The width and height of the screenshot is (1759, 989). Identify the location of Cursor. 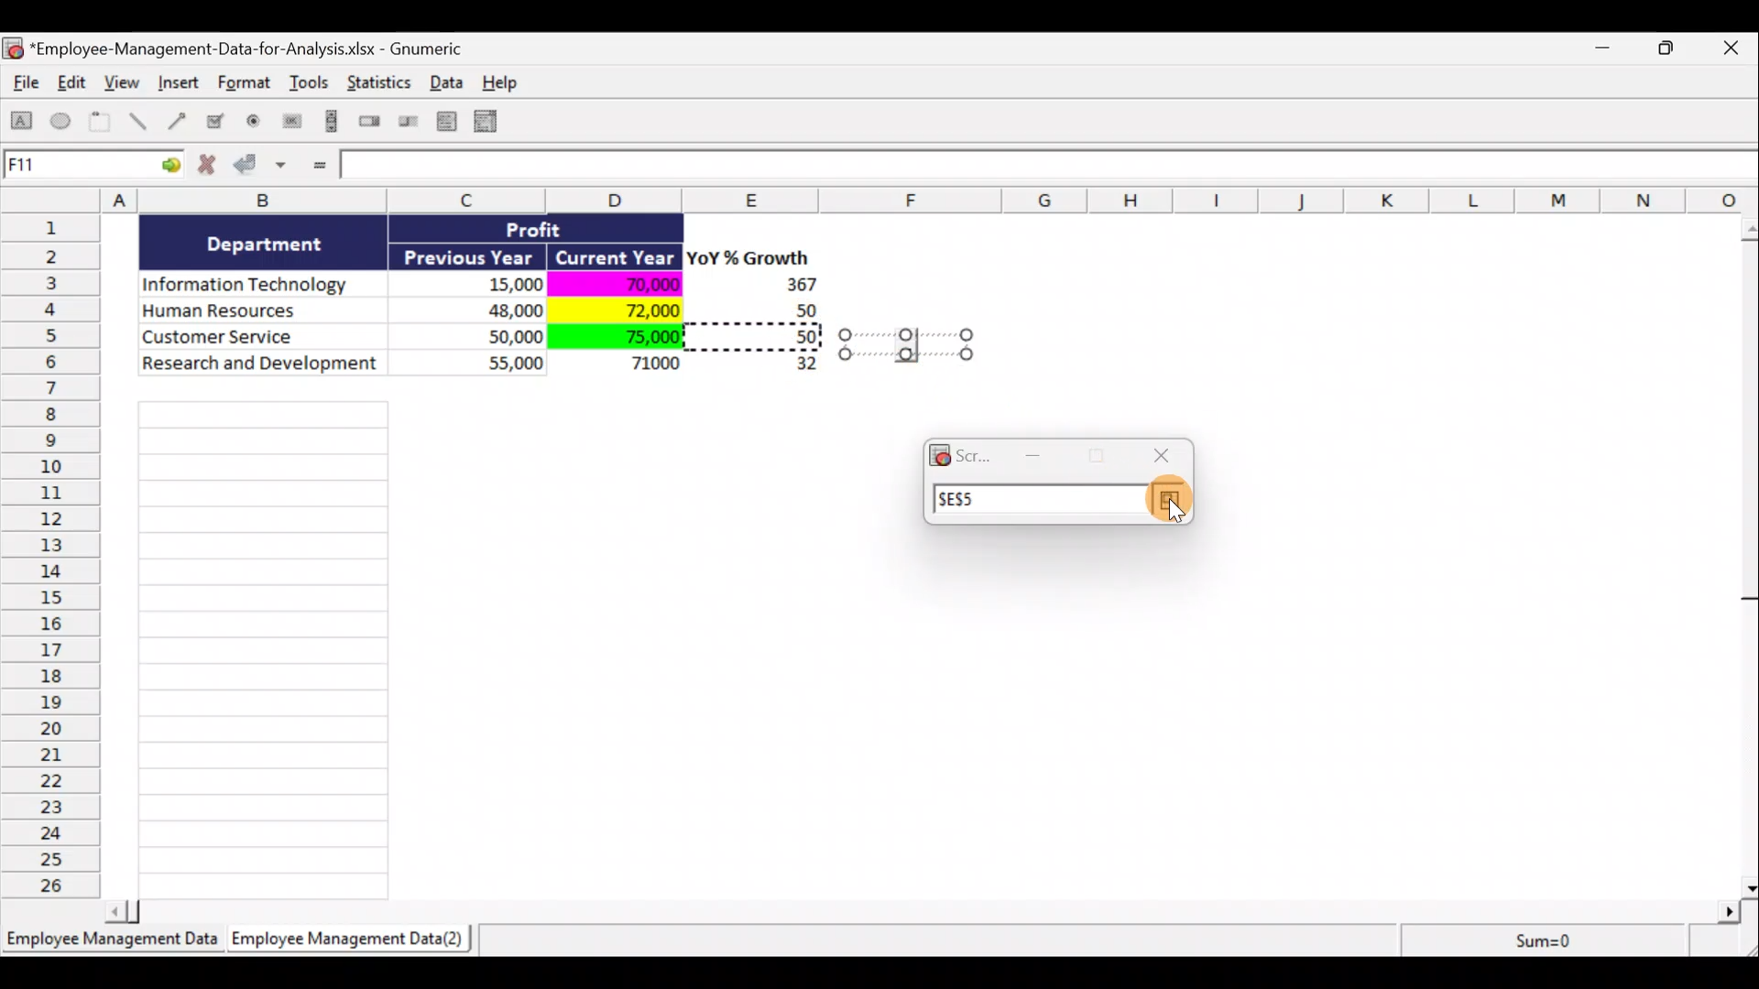
(1169, 503).